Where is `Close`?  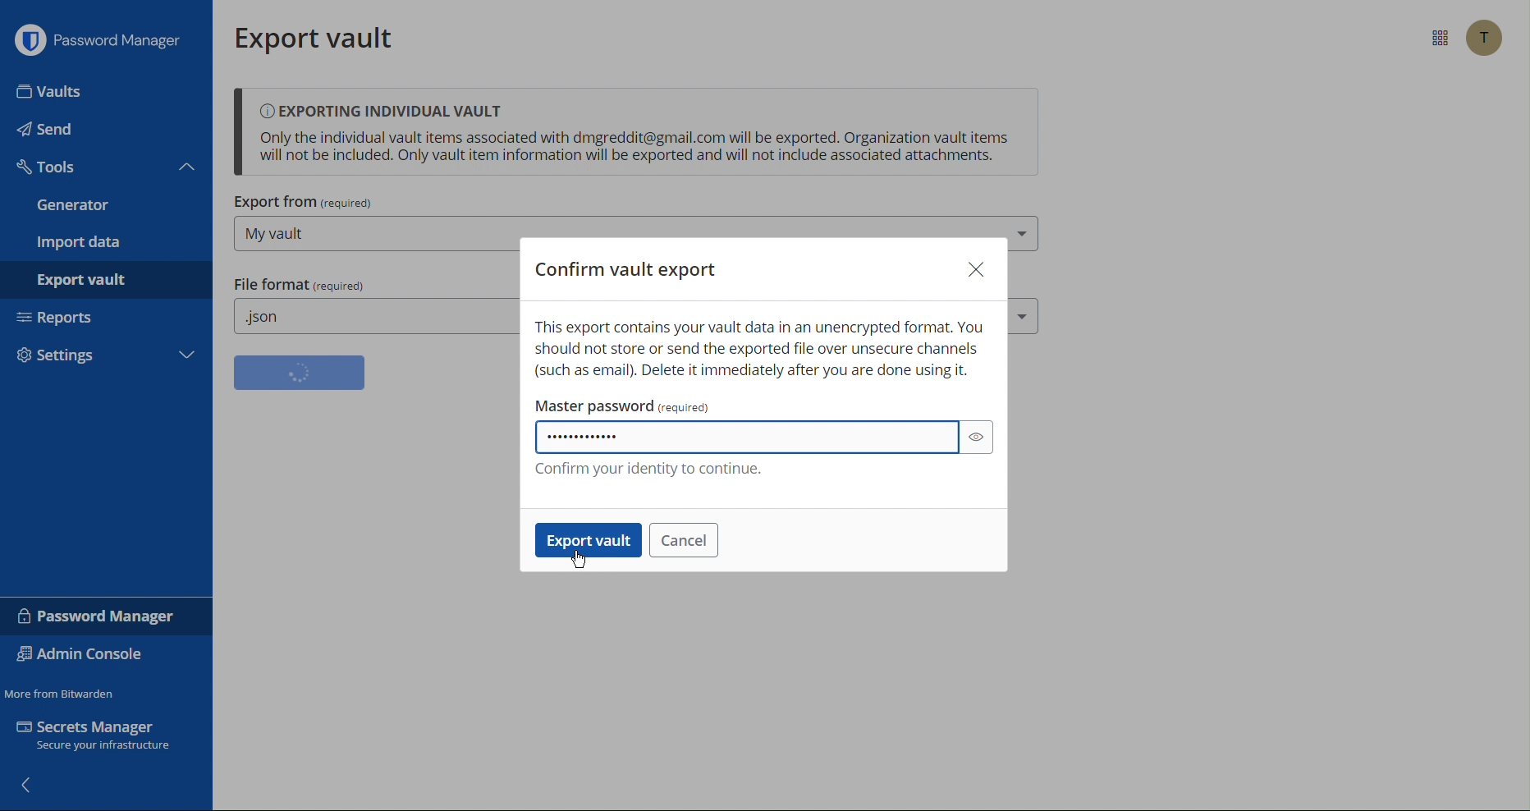
Close is located at coordinates (976, 267).